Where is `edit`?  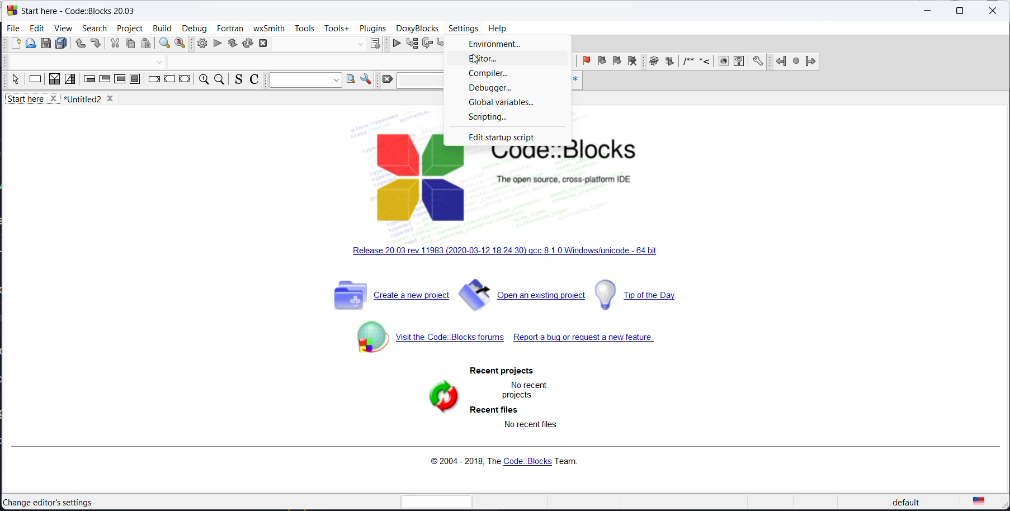
edit is located at coordinates (37, 28).